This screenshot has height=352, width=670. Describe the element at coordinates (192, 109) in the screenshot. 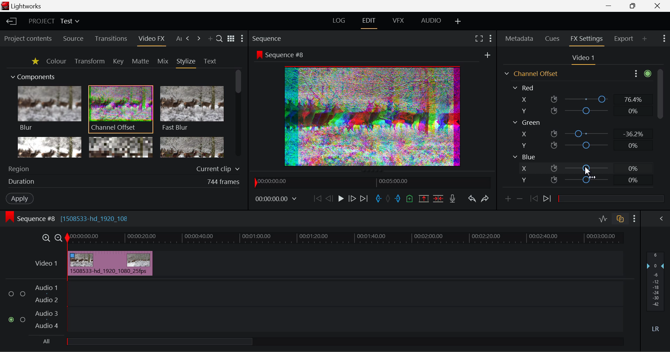

I see `Fast Blur` at that location.